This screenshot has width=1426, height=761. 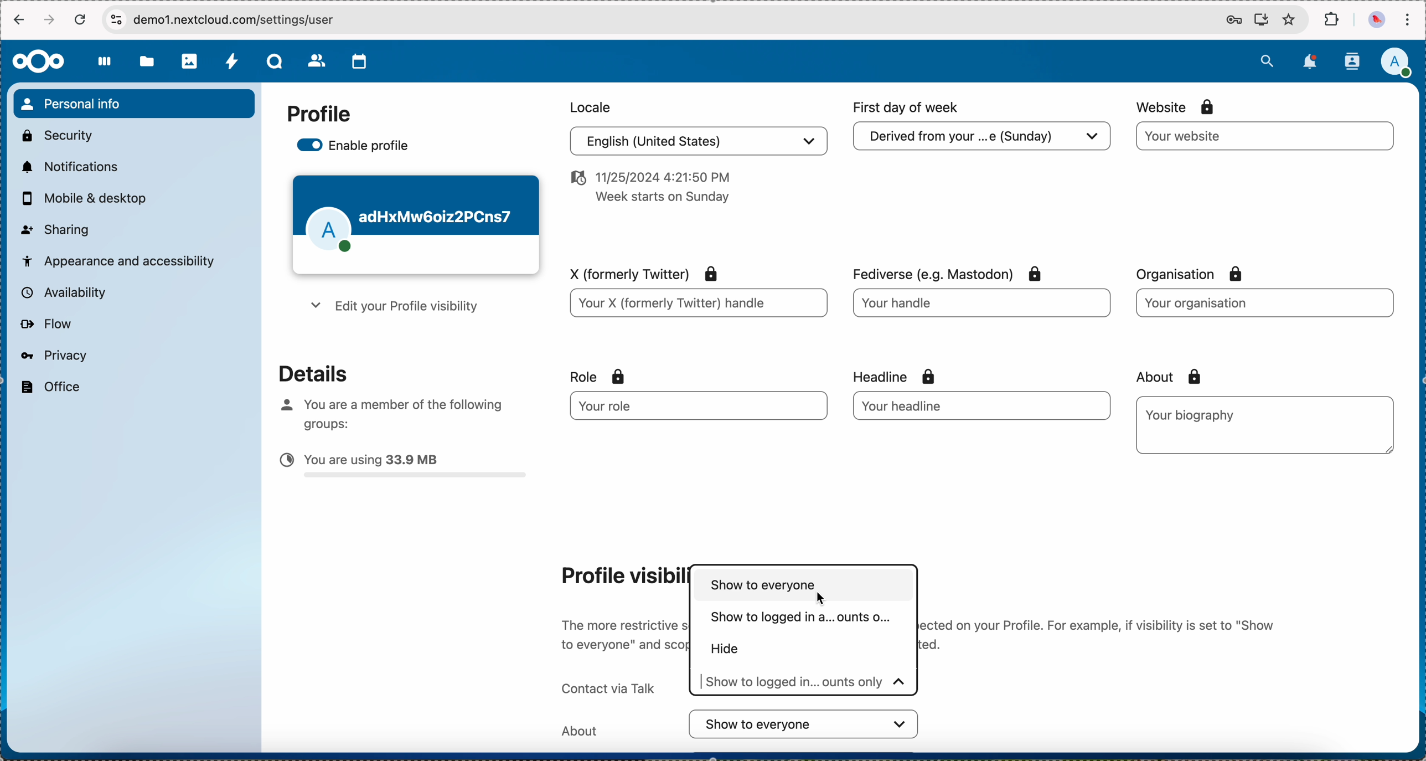 What do you see at coordinates (1407, 20) in the screenshot?
I see `customize and control Google Chrome` at bounding box center [1407, 20].